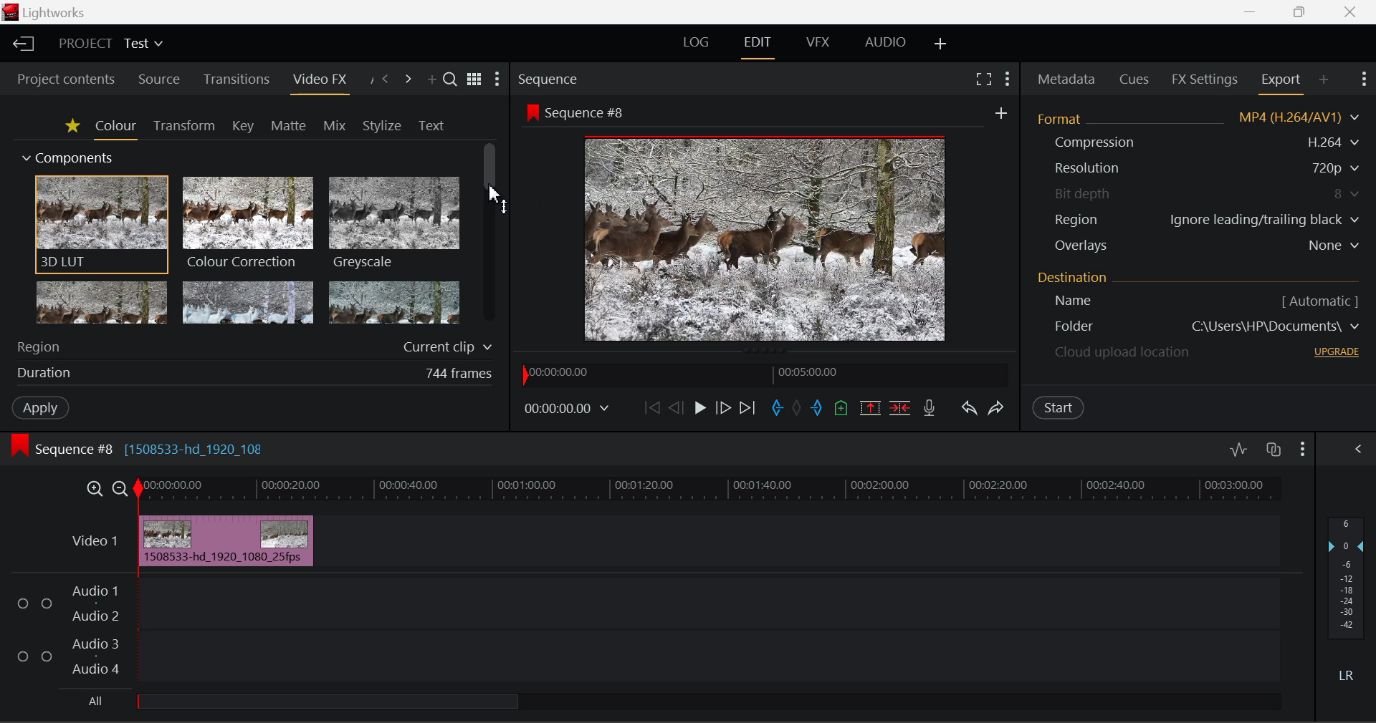 This screenshot has width=1376, height=723. I want to click on 00:00:00.00, so click(569, 409).